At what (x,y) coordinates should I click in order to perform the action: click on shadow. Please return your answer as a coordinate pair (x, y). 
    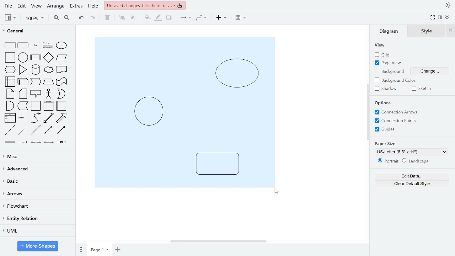
    Looking at the image, I should click on (387, 89).